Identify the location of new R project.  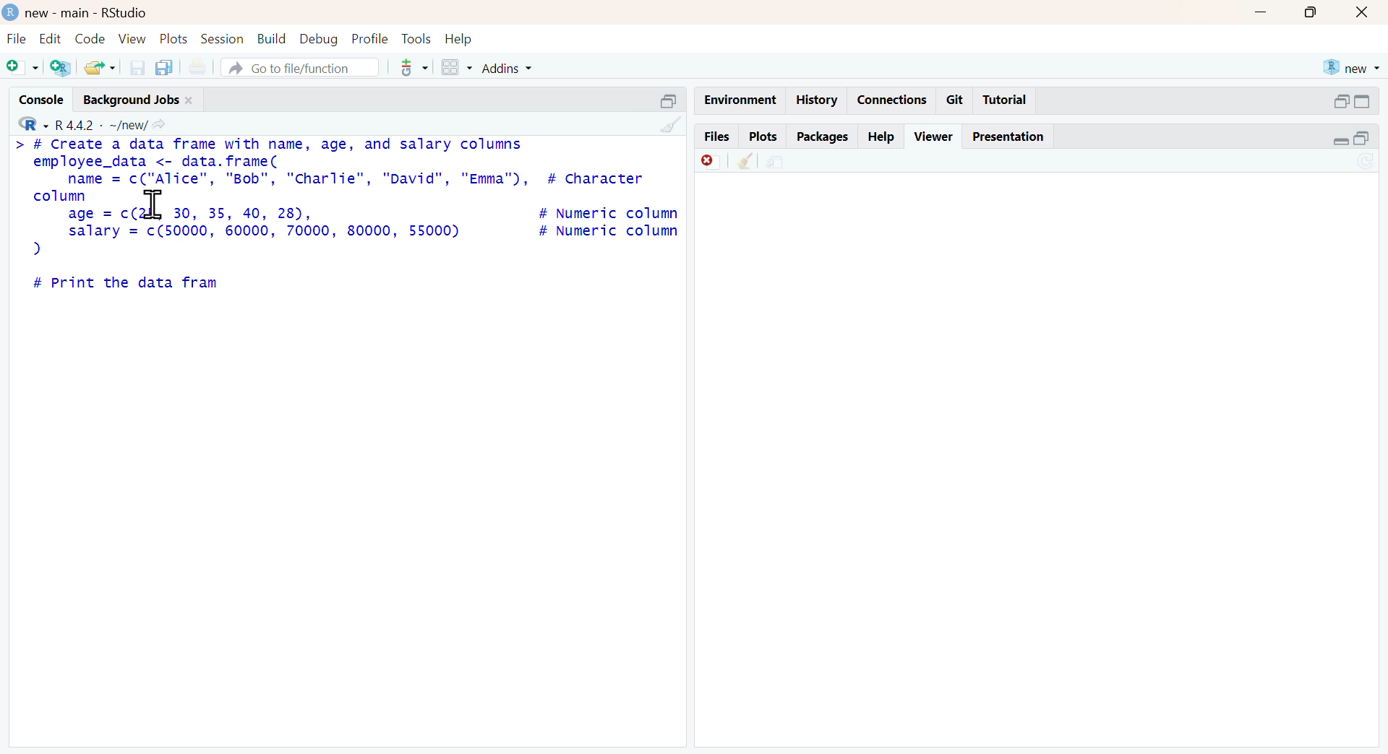
(1352, 65).